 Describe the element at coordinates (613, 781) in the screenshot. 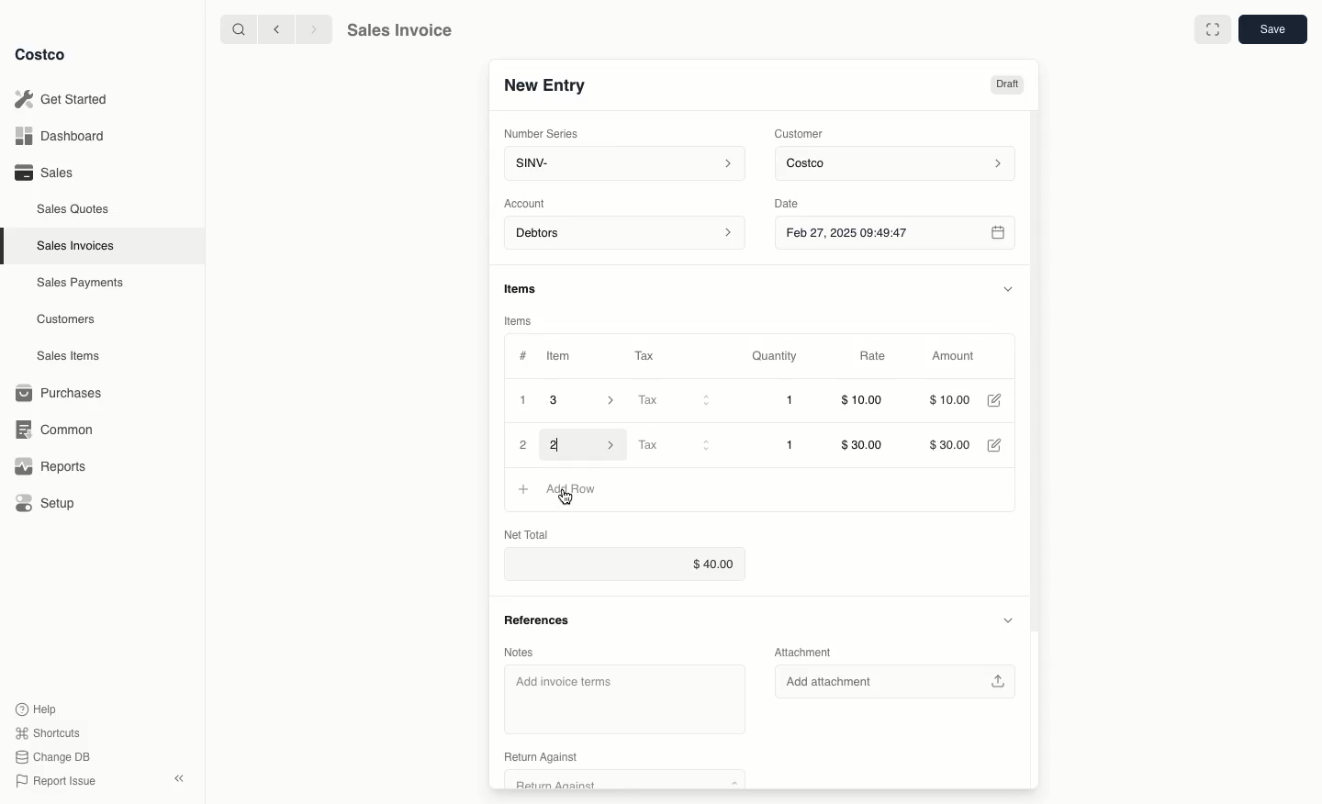

I see `Return Against` at that location.